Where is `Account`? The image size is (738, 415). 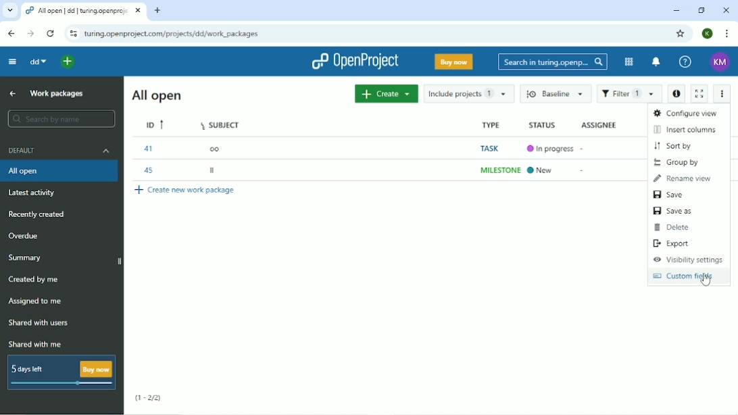 Account is located at coordinates (709, 33).